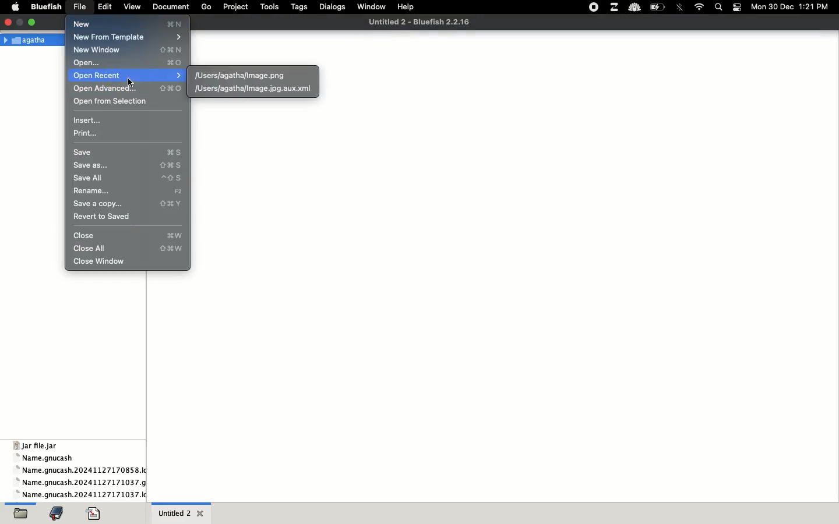 The width and height of the screenshot is (839, 524). What do you see at coordinates (128, 204) in the screenshot?
I see `save a copy` at bounding box center [128, 204].